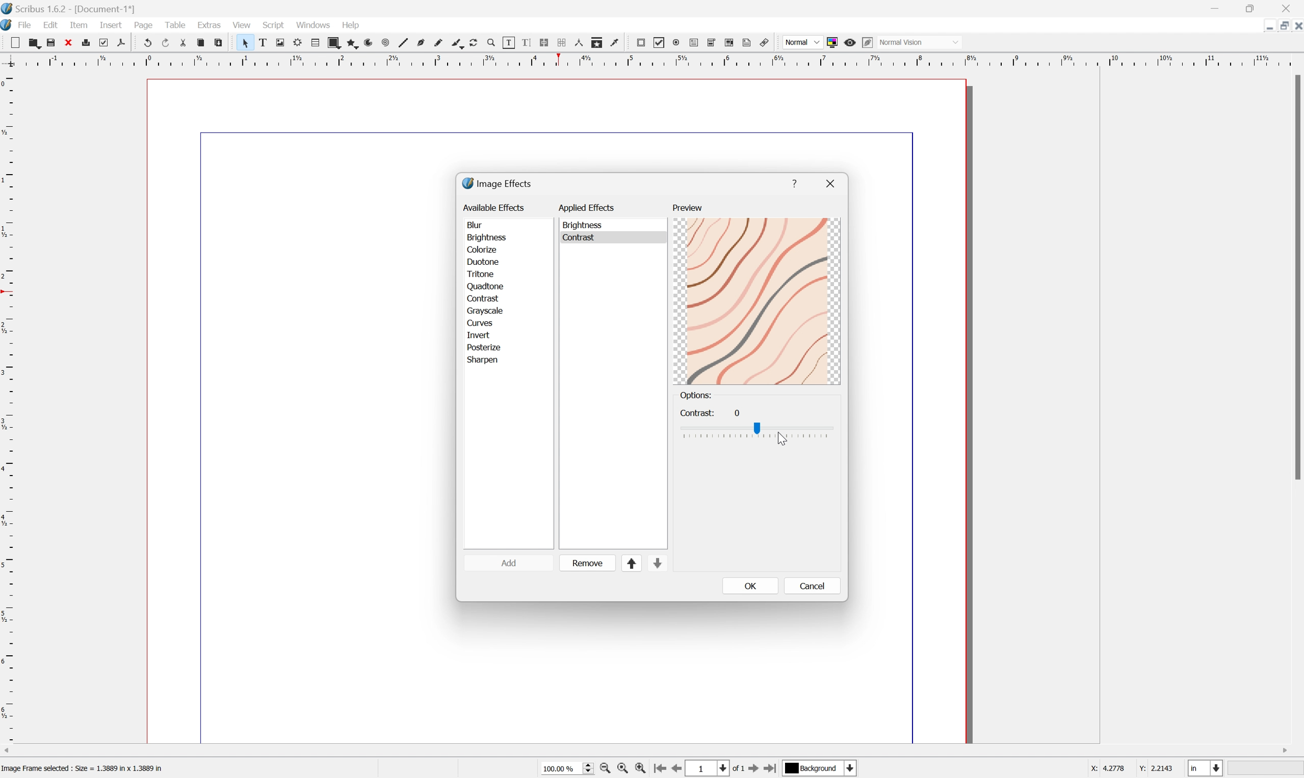 This screenshot has width=1304, height=778. I want to click on add, so click(514, 564).